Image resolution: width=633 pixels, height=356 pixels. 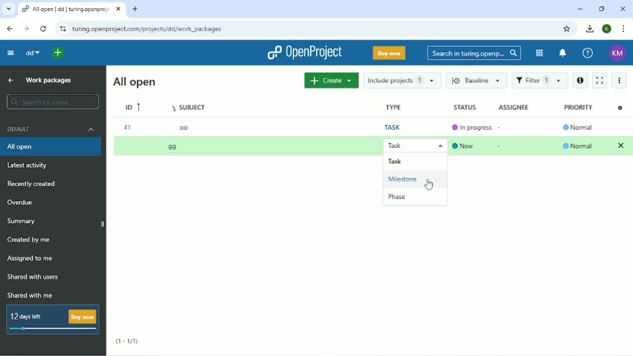 What do you see at coordinates (617, 53) in the screenshot?
I see `KM` at bounding box center [617, 53].